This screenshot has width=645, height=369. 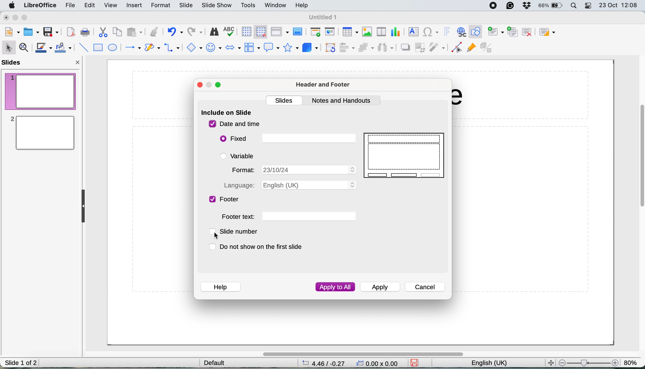 I want to click on insert special character, so click(x=431, y=32).